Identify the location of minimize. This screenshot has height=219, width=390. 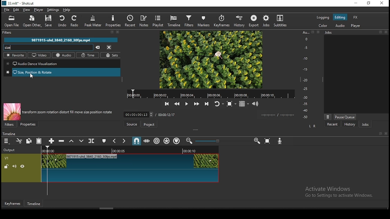
(357, 3).